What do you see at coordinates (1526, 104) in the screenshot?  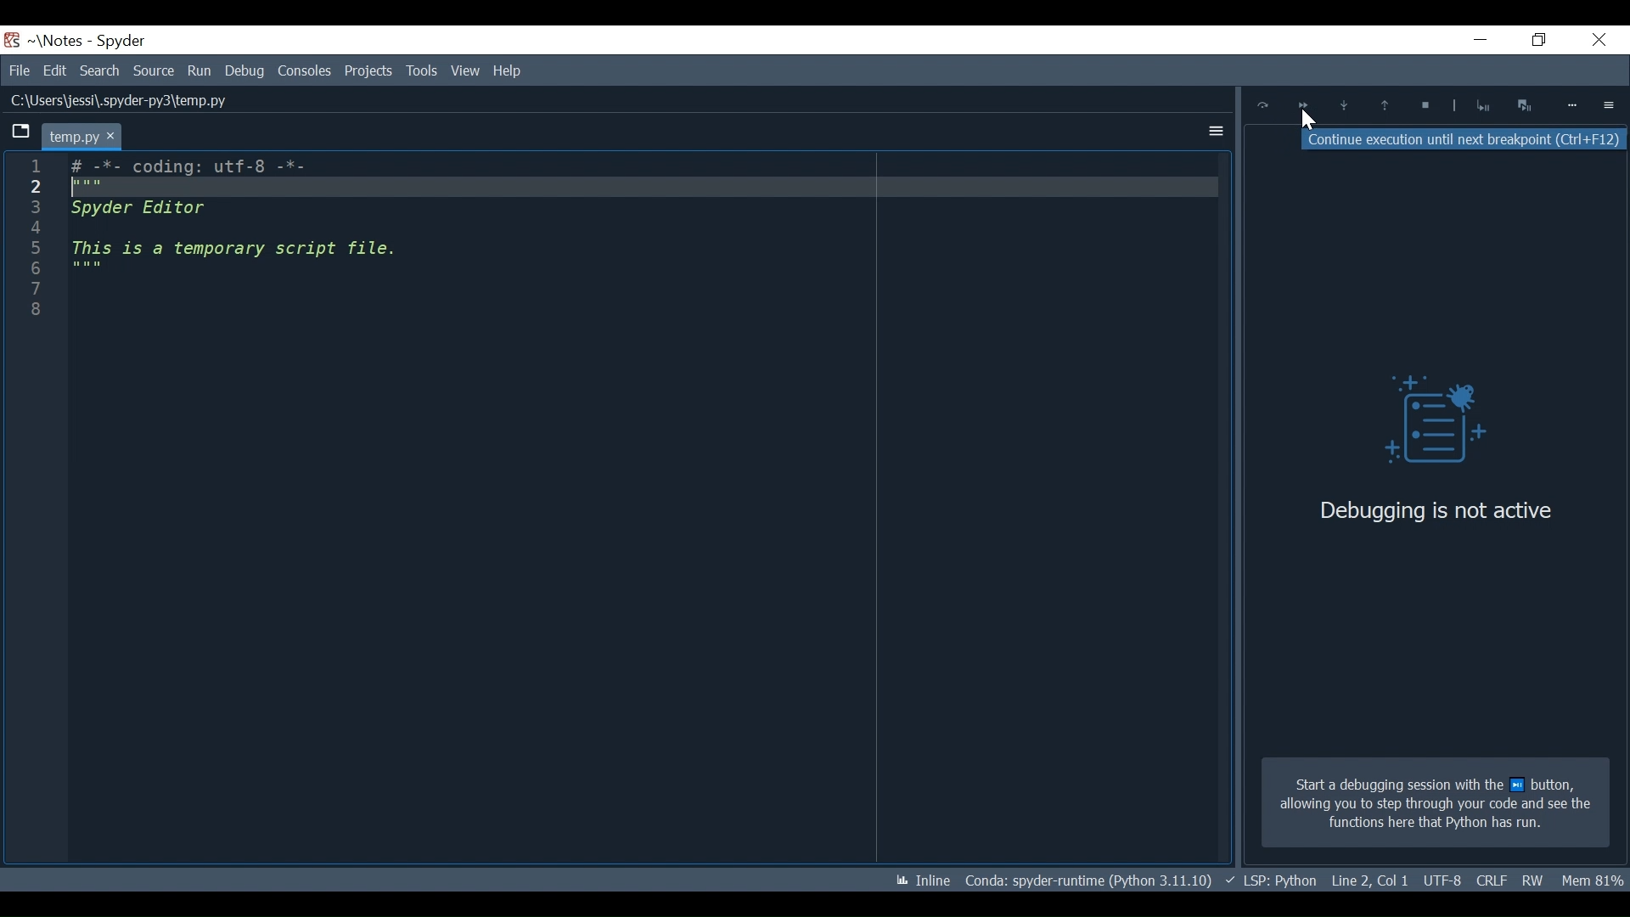 I see `Interrupt execution and start the debugger` at bounding box center [1526, 104].